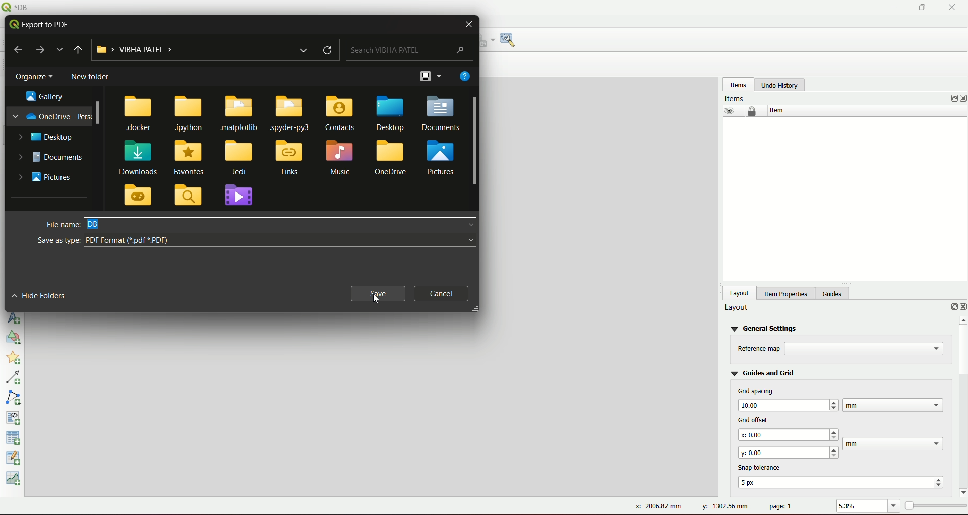 The image size is (968, 515). What do you see at coordinates (763, 372) in the screenshot?
I see `guides and grid` at bounding box center [763, 372].